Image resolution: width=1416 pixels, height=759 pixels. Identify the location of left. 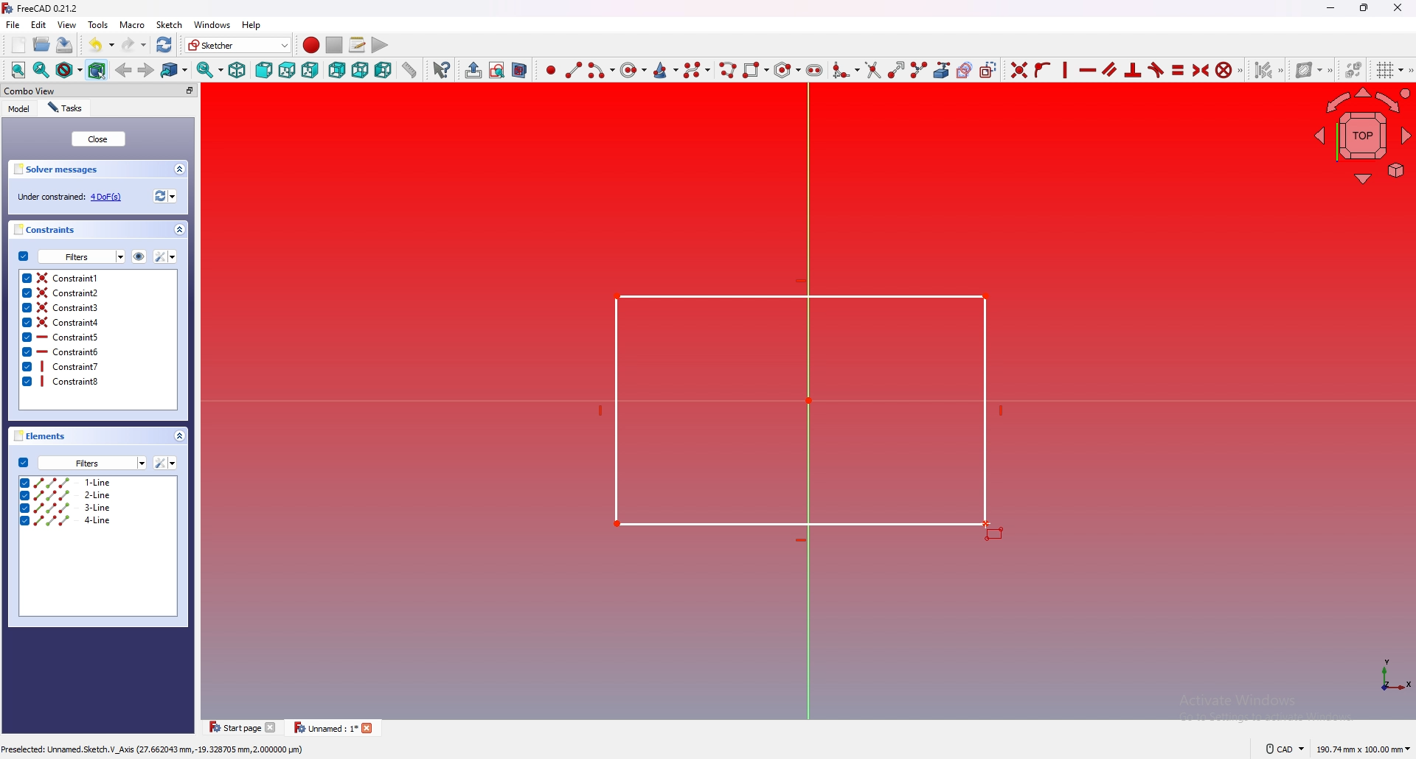
(383, 69).